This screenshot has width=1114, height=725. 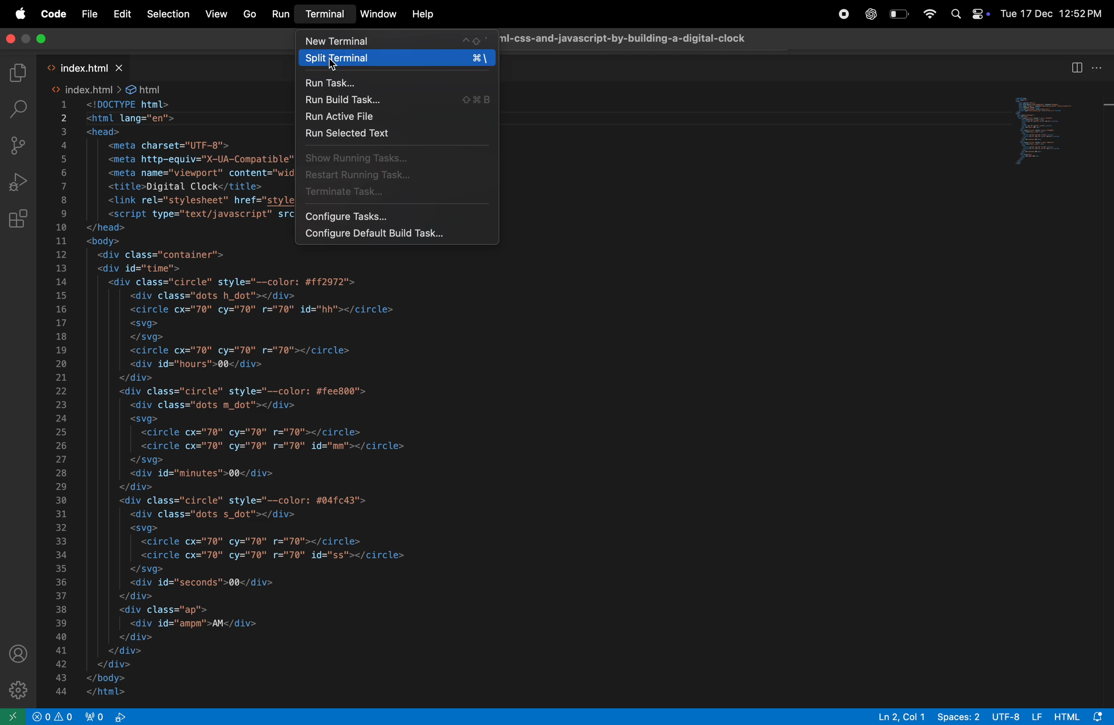 I want to click on restart running task, so click(x=397, y=176).